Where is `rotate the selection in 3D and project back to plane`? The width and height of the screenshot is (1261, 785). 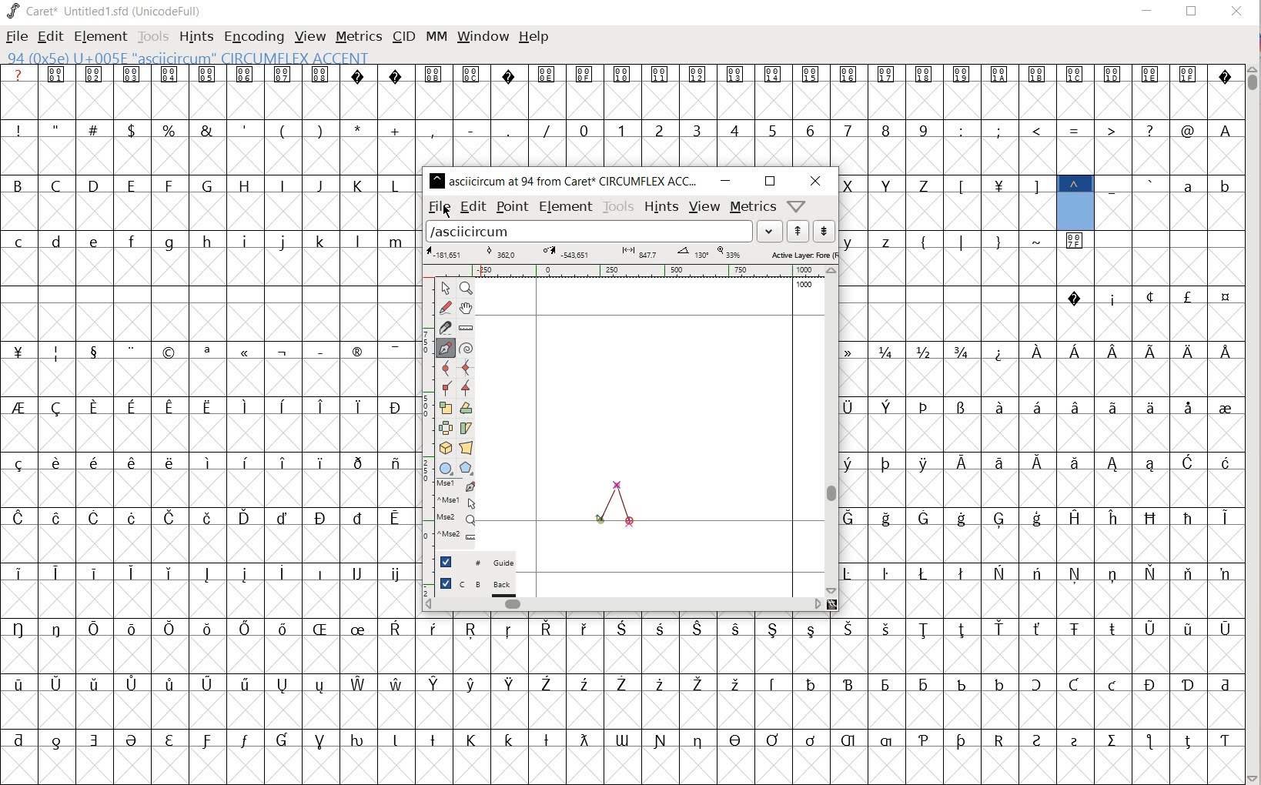
rotate the selection in 3D and project back to plane is located at coordinates (443, 447).